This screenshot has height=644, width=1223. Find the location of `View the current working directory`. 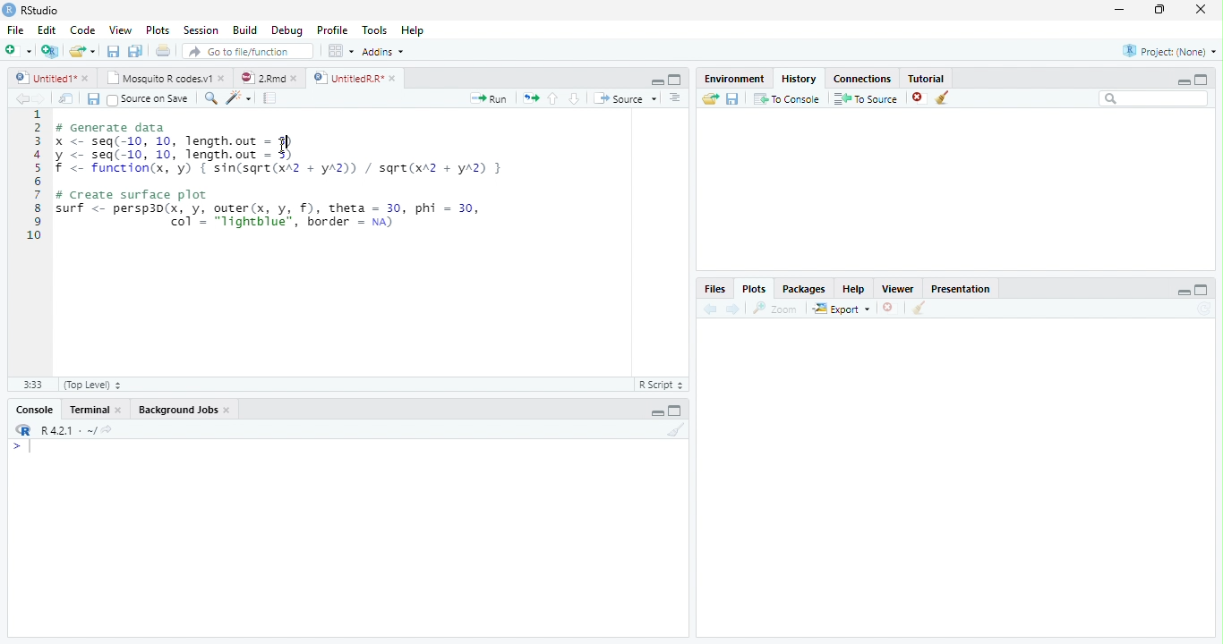

View the current working directory is located at coordinates (107, 428).